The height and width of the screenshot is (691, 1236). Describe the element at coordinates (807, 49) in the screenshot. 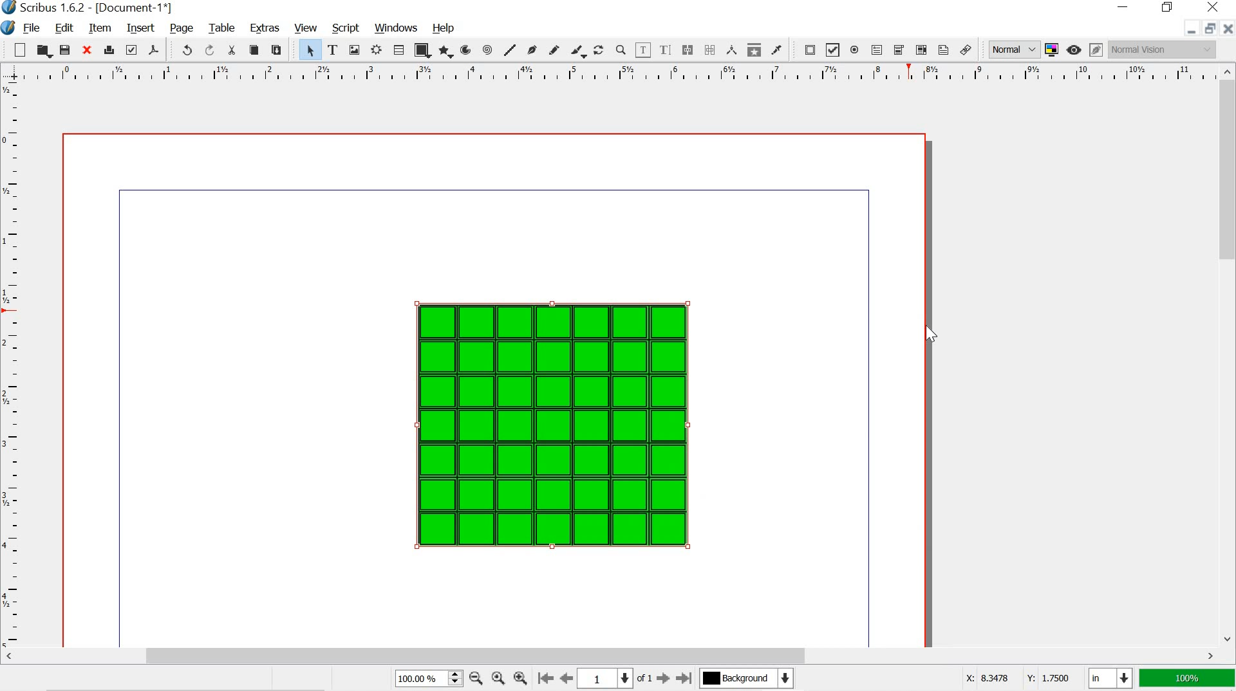

I see `pdf push button` at that location.